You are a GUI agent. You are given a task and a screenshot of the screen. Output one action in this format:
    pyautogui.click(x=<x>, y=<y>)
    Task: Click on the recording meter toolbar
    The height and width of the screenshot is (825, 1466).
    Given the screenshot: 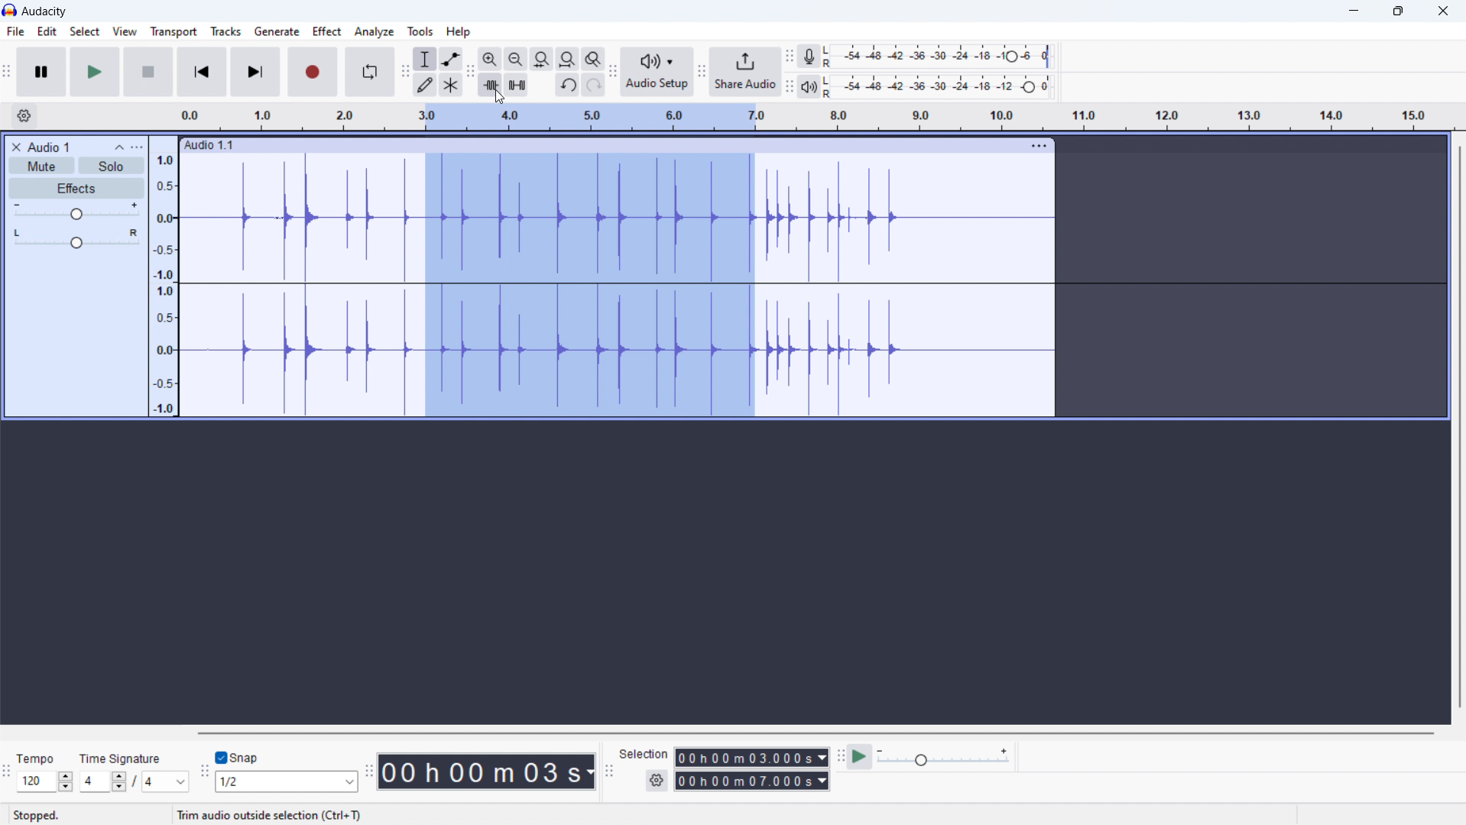 What is the action you would take?
    pyautogui.click(x=790, y=57)
    